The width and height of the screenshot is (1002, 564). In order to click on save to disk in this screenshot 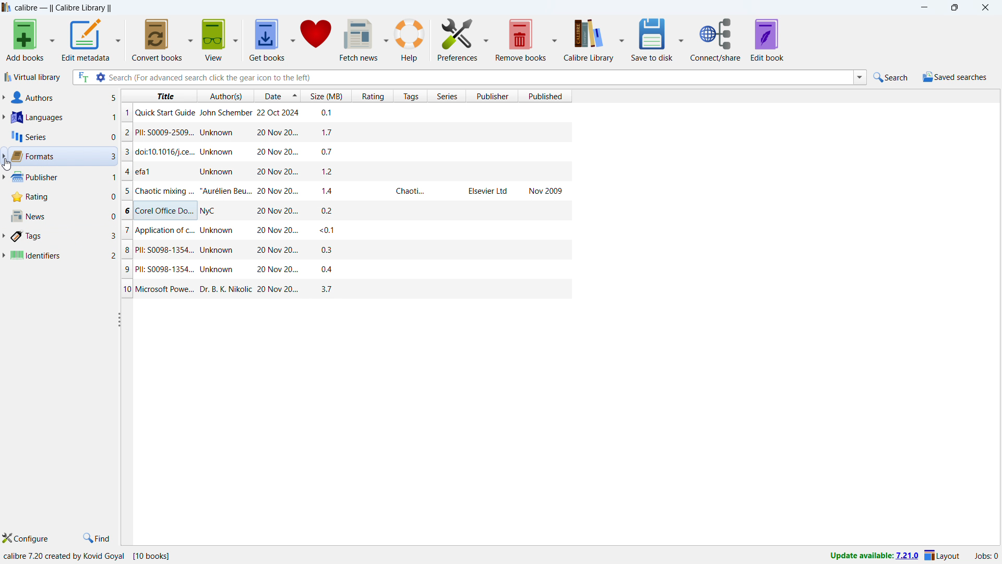, I will do `click(651, 39)`.